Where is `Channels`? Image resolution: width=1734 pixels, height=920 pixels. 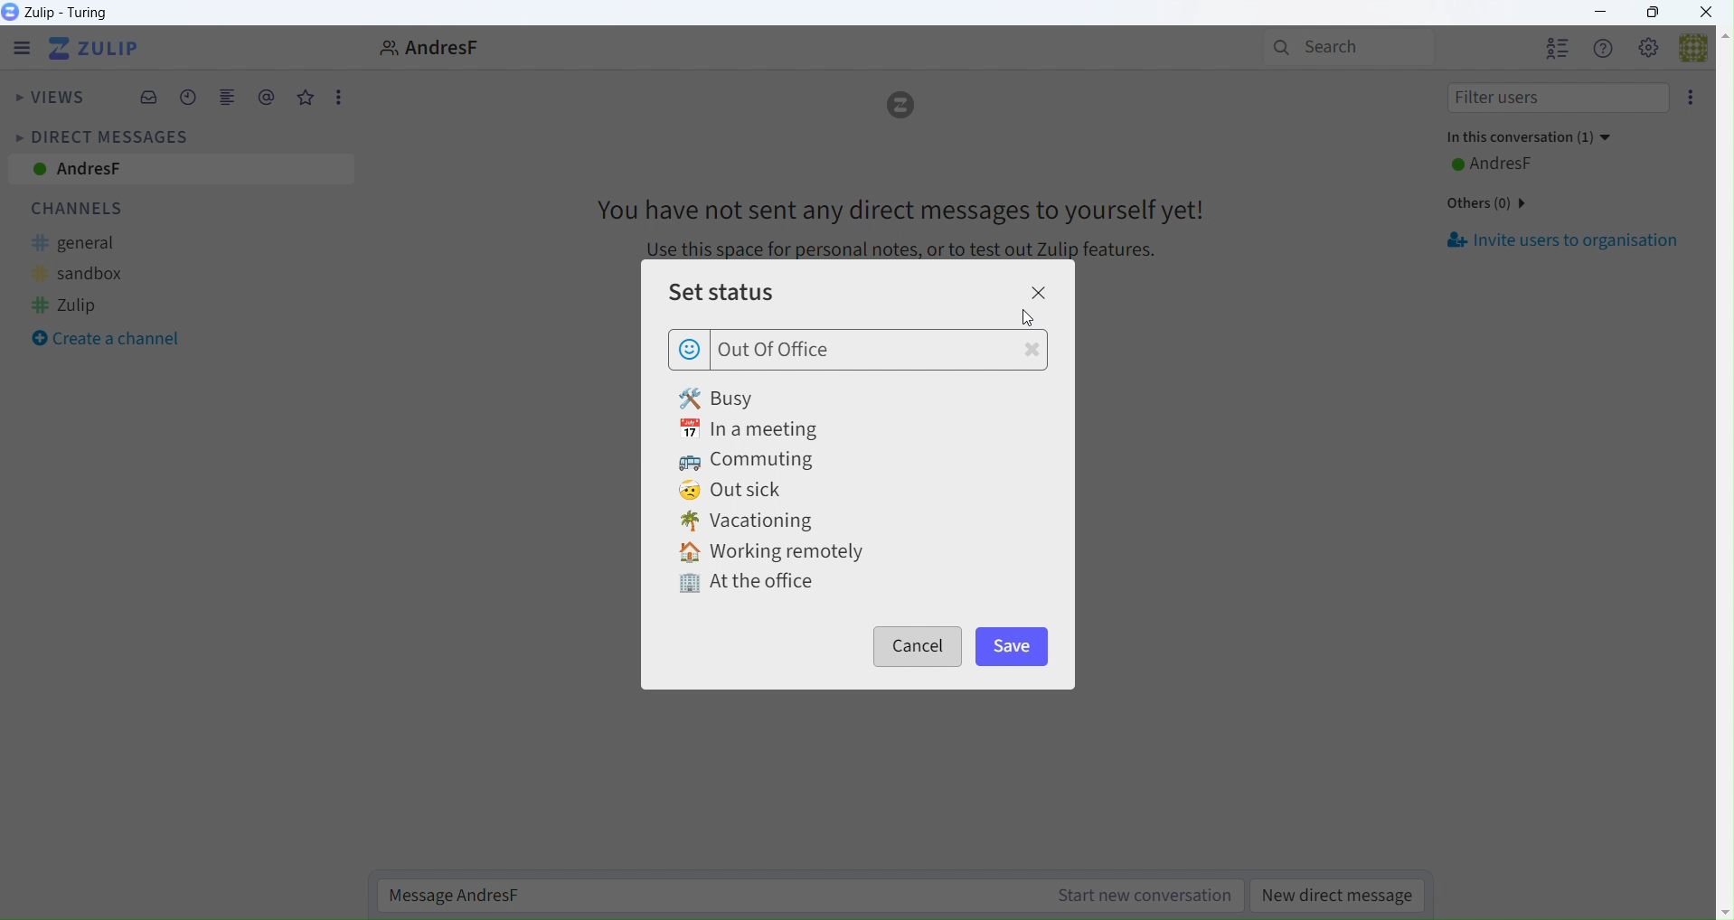 Channels is located at coordinates (90, 209).